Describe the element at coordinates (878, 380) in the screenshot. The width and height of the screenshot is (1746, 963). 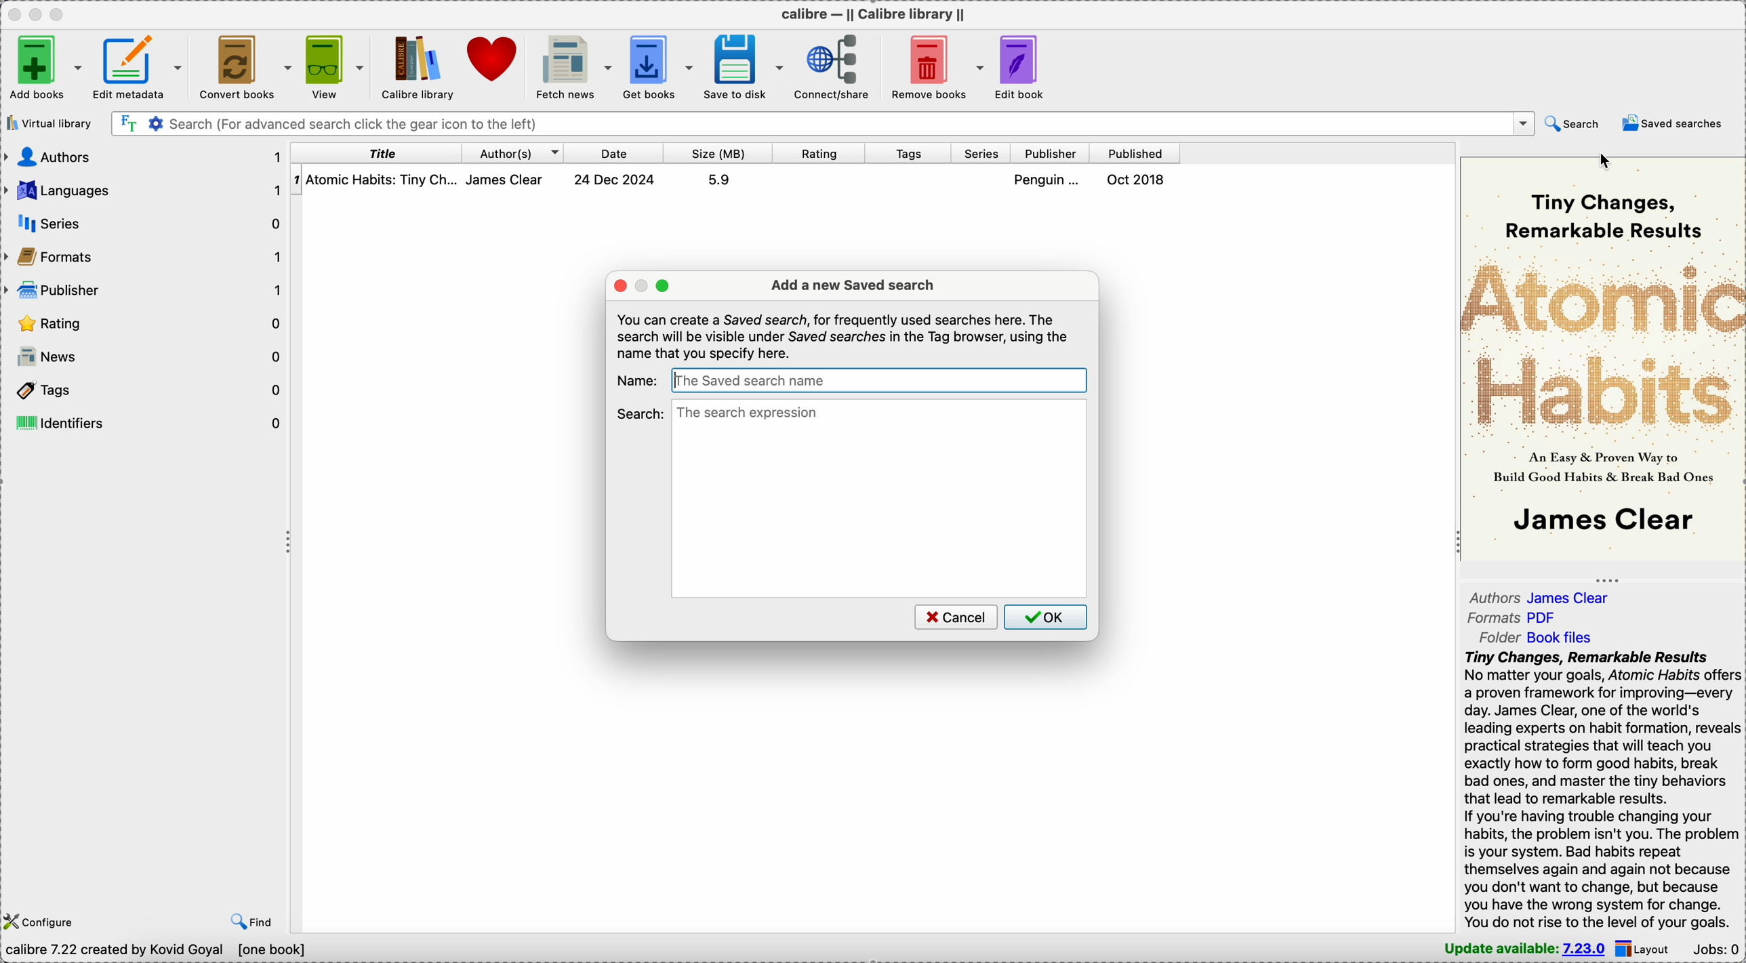
I see `the saved search name` at that location.